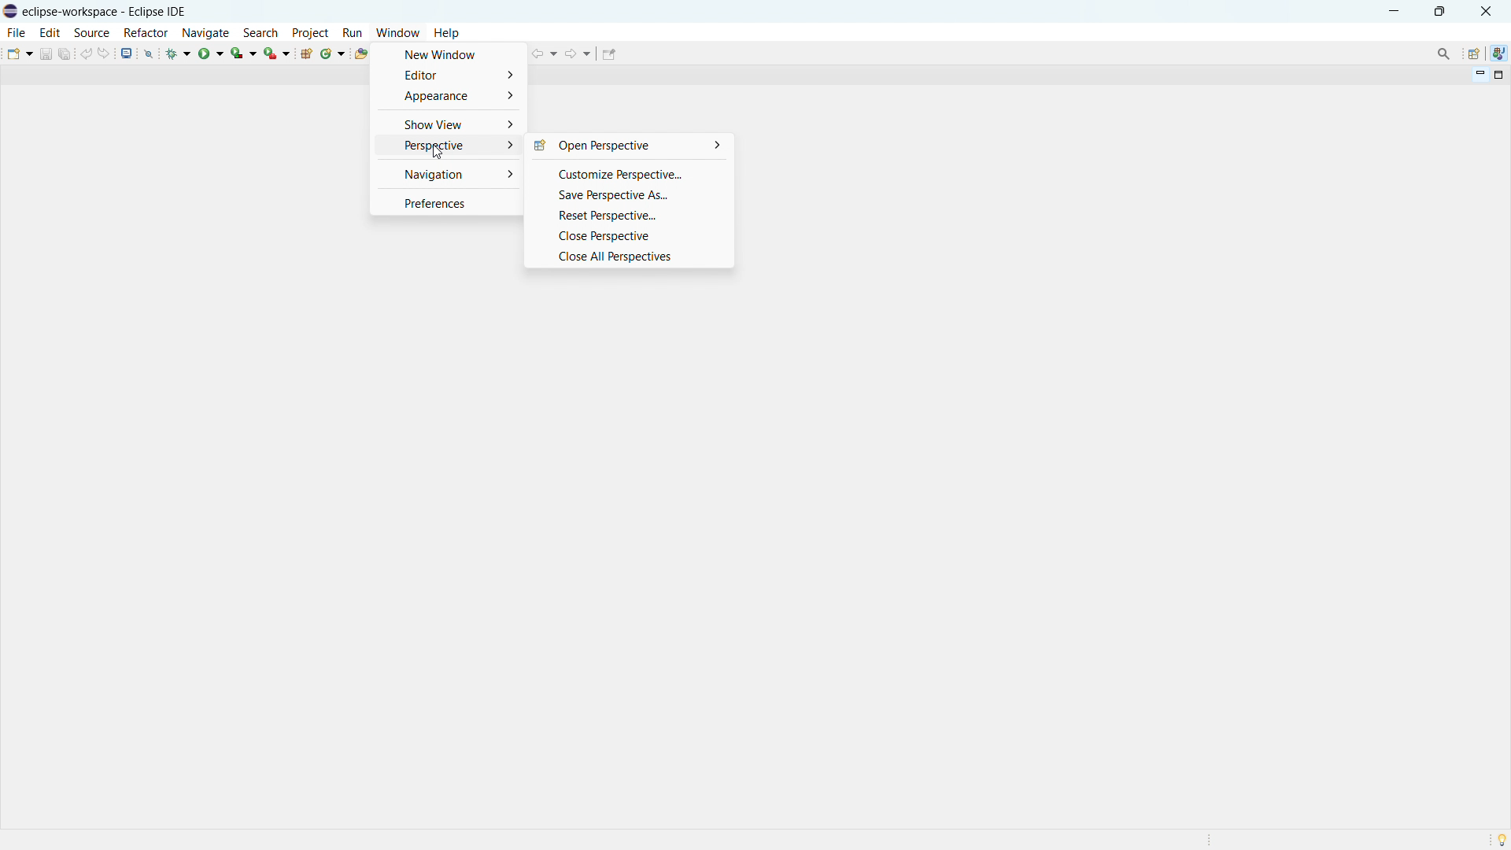 This screenshot has width=1511, height=850. I want to click on refactor, so click(146, 34).